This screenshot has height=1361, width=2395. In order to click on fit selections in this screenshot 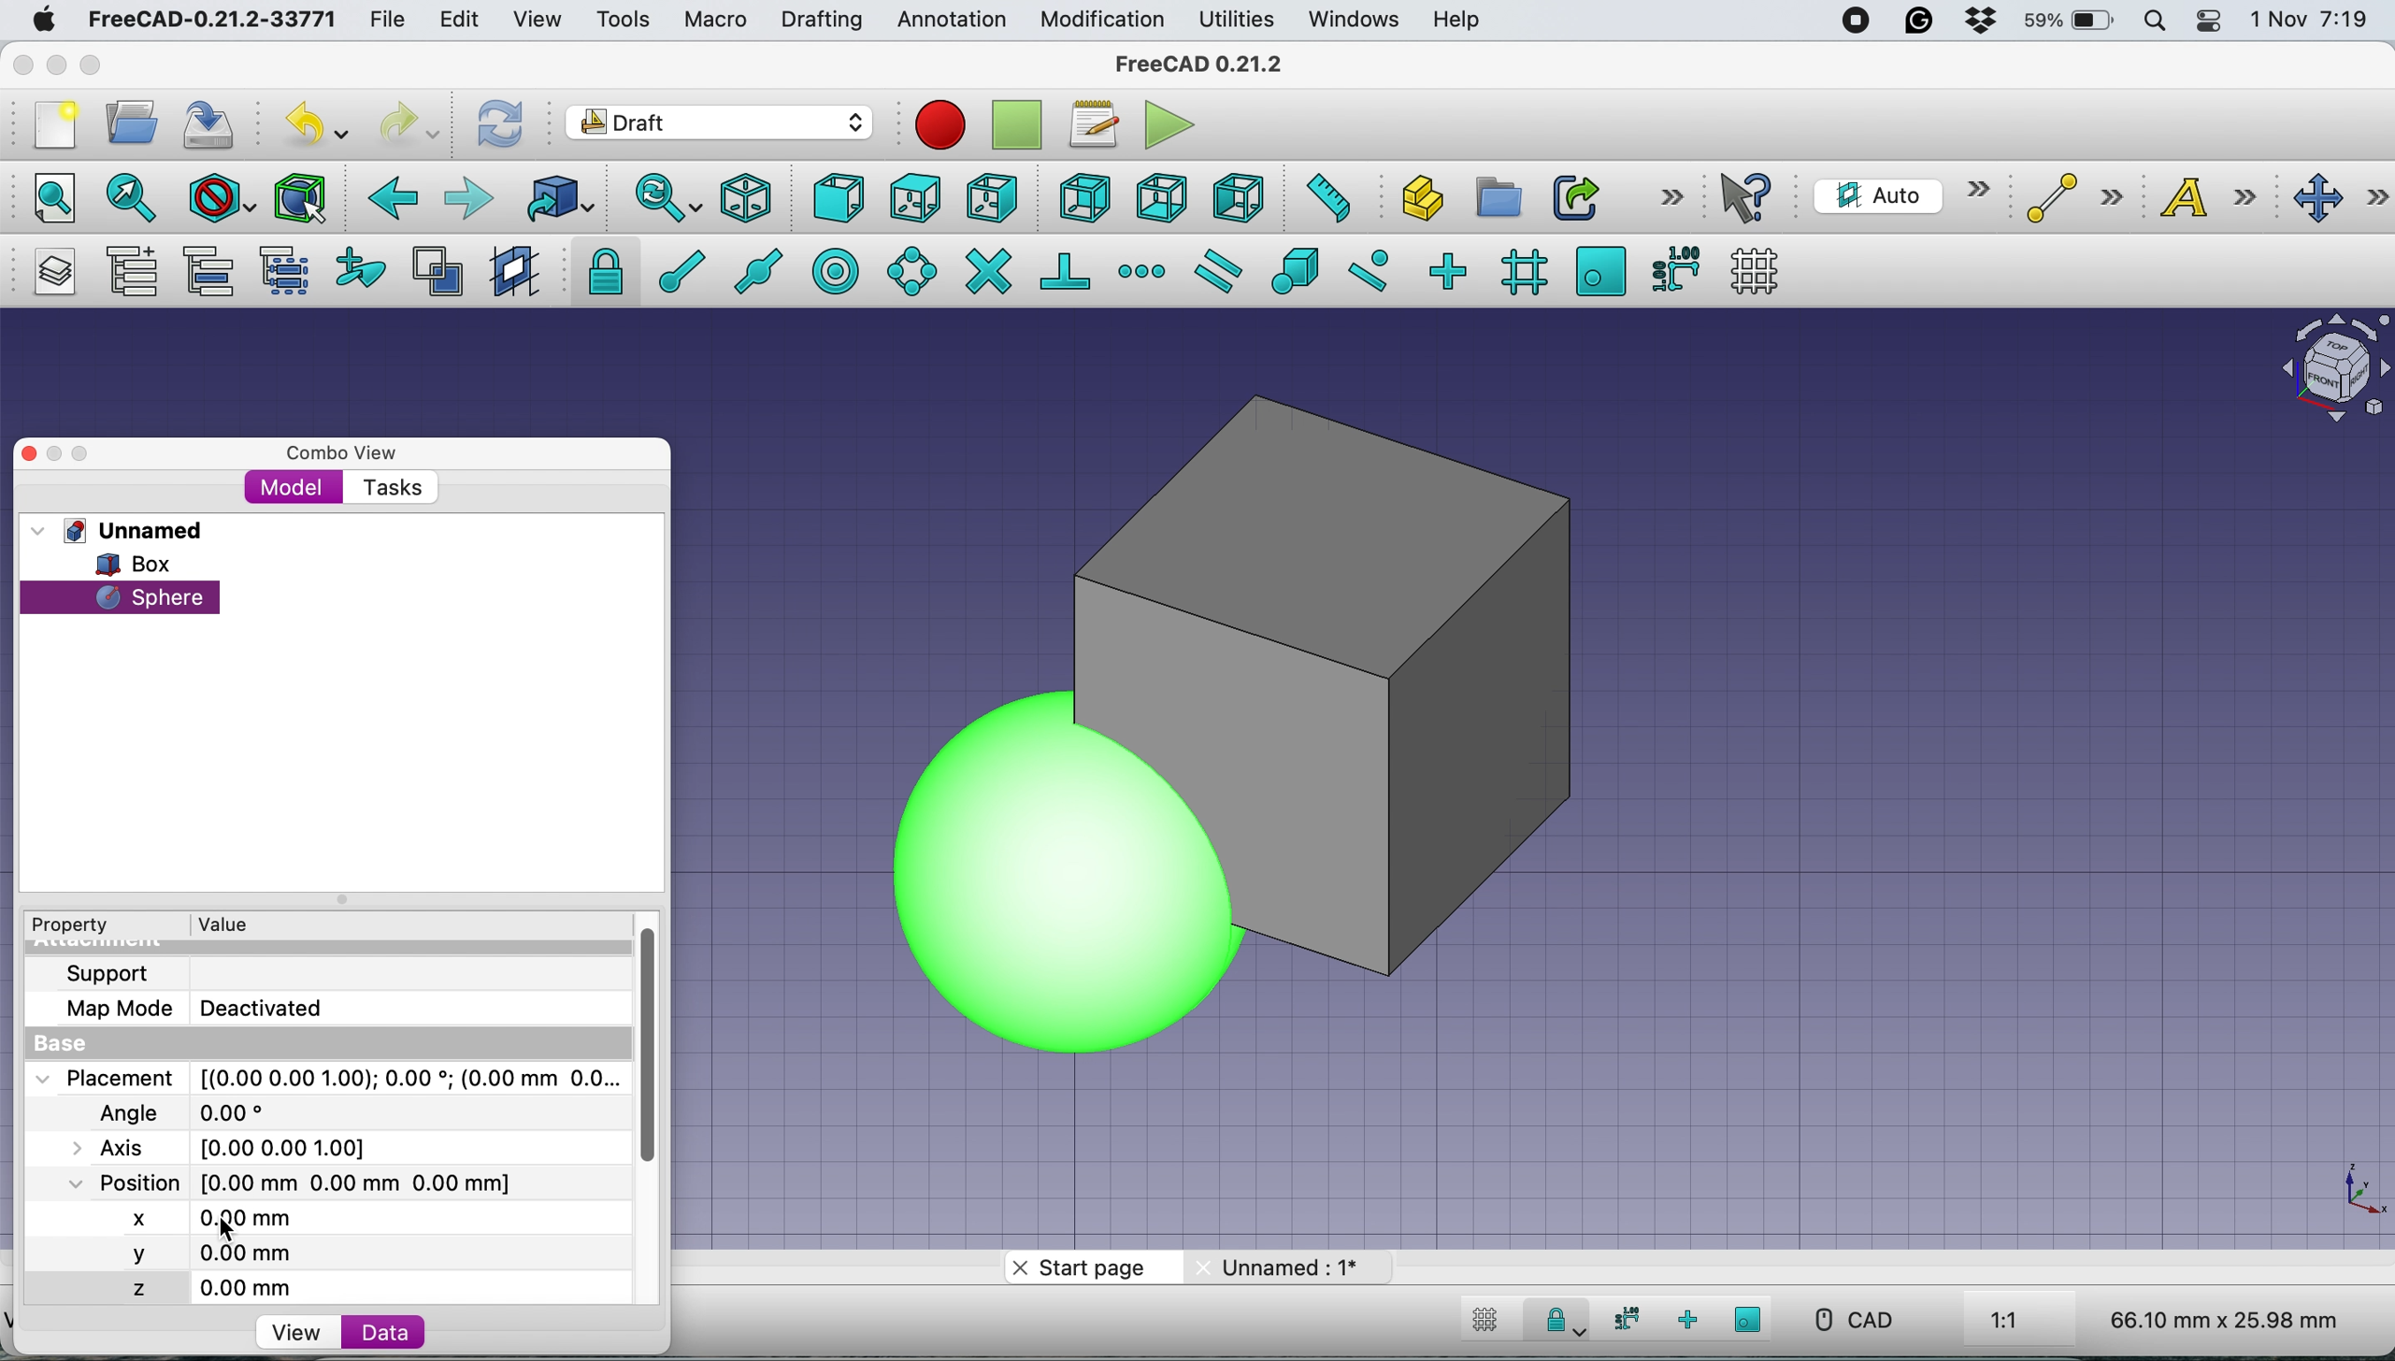, I will do `click(136, 196)`.